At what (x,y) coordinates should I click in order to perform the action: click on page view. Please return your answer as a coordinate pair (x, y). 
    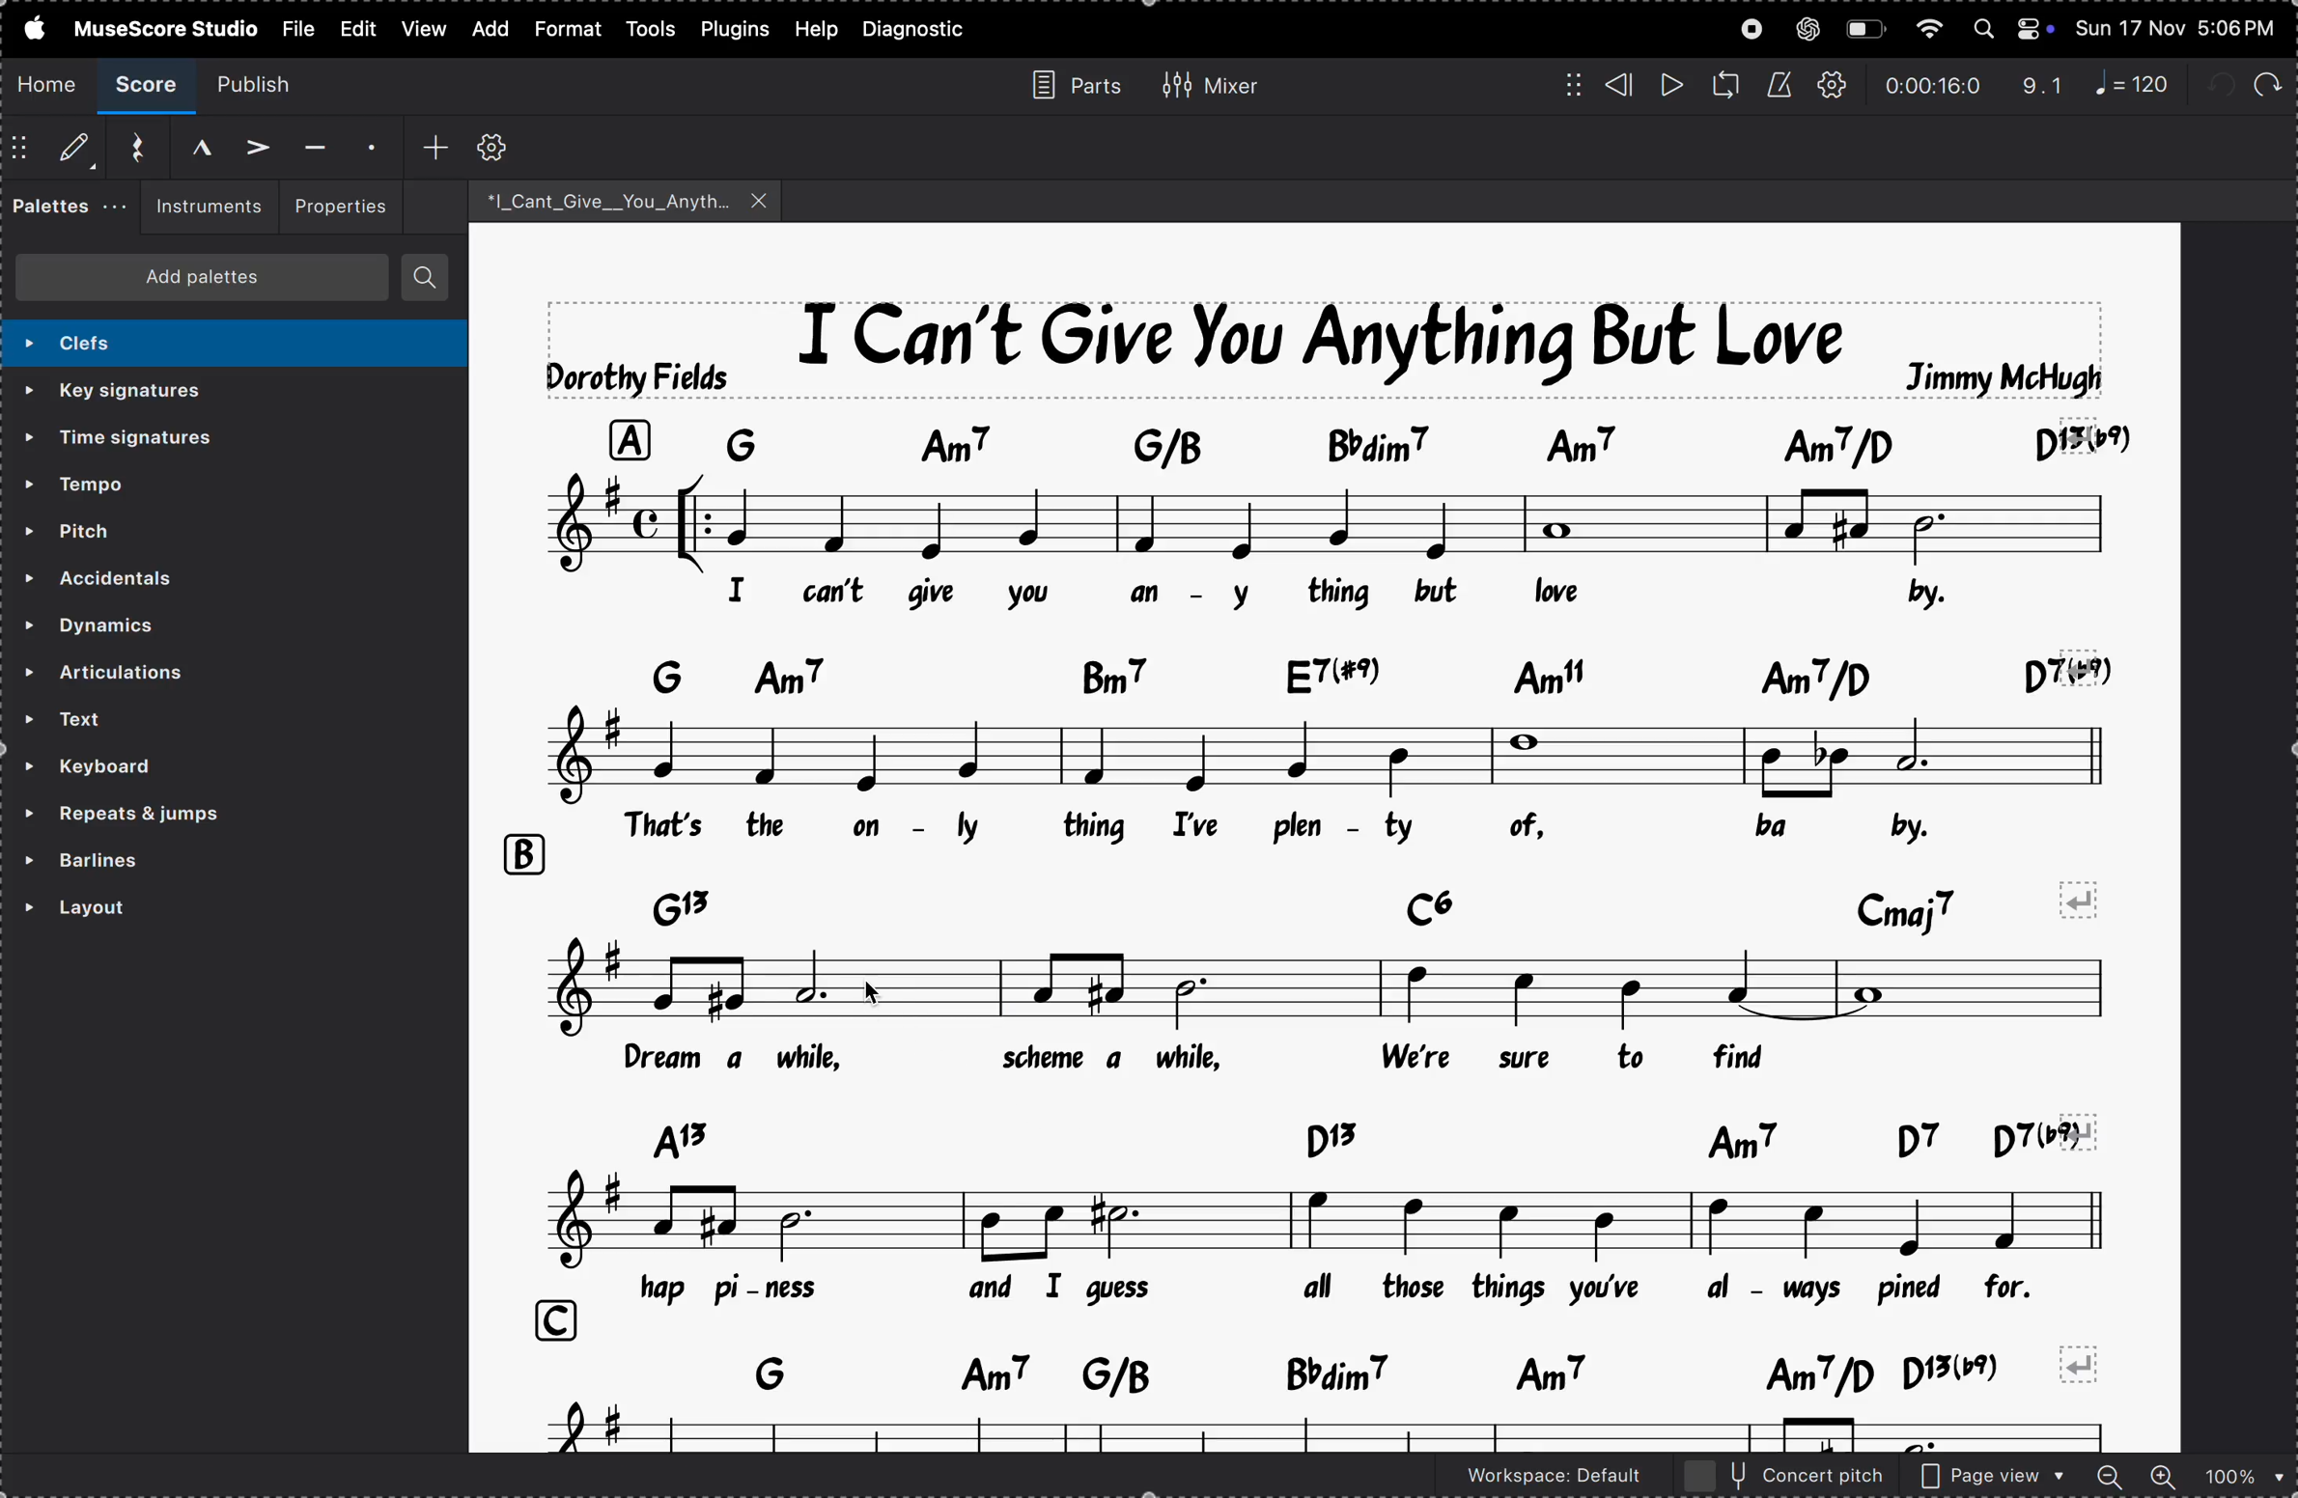
    Looking at the image, I should click on (1994, 1477).